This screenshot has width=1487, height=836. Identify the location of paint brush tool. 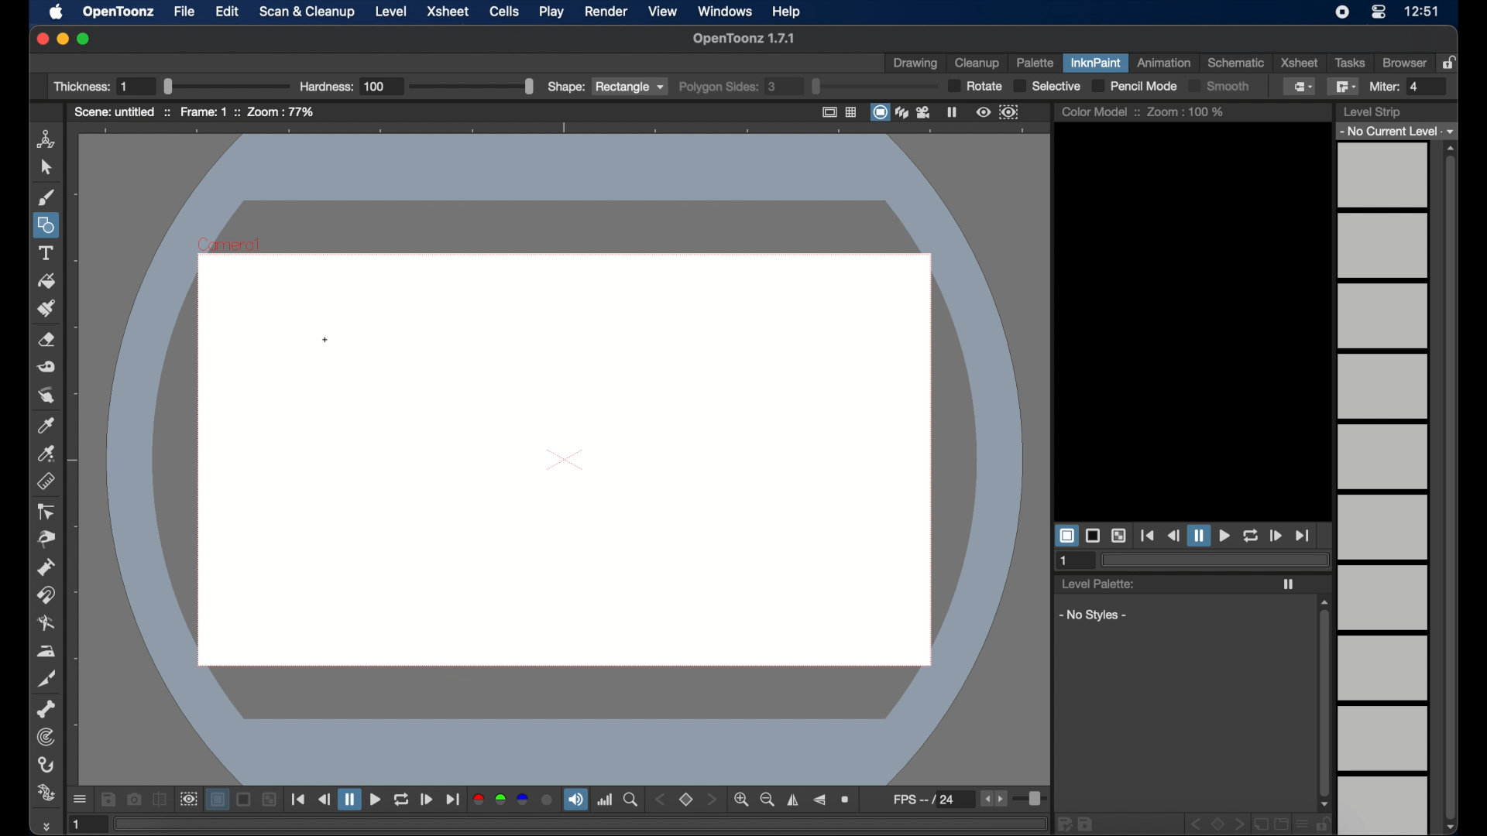
(47, 308).